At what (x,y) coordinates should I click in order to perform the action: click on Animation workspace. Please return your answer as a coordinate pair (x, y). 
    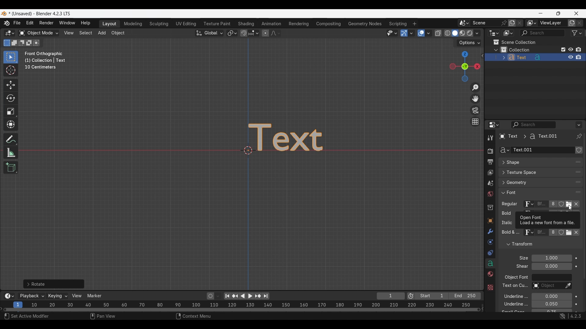
    Looking at the image, I should click on (271, 24).